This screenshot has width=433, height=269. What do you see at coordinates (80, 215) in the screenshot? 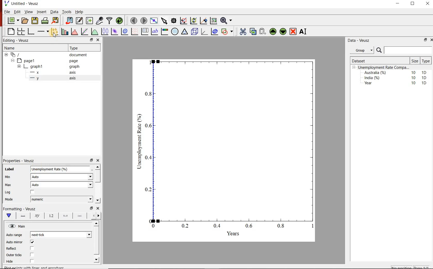
I see `minor ticks` at bounding box center [80, 215].